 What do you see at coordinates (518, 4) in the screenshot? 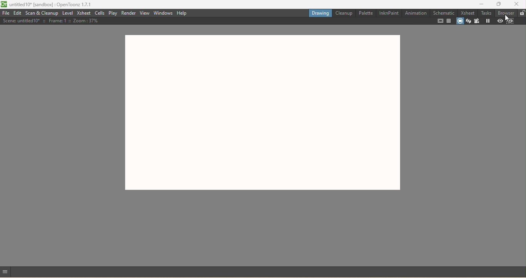
I see `Close` at bounding box center [518, 4].